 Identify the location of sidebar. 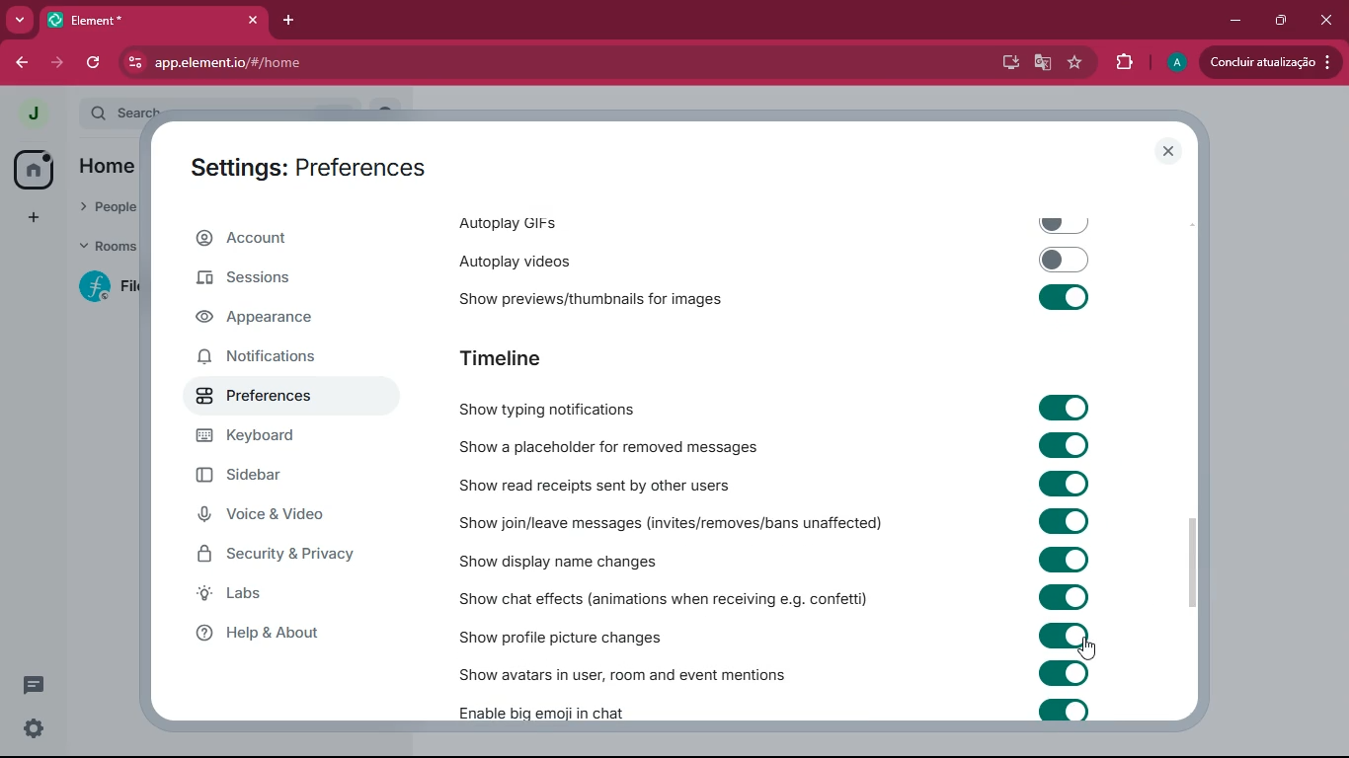
(280, 479).